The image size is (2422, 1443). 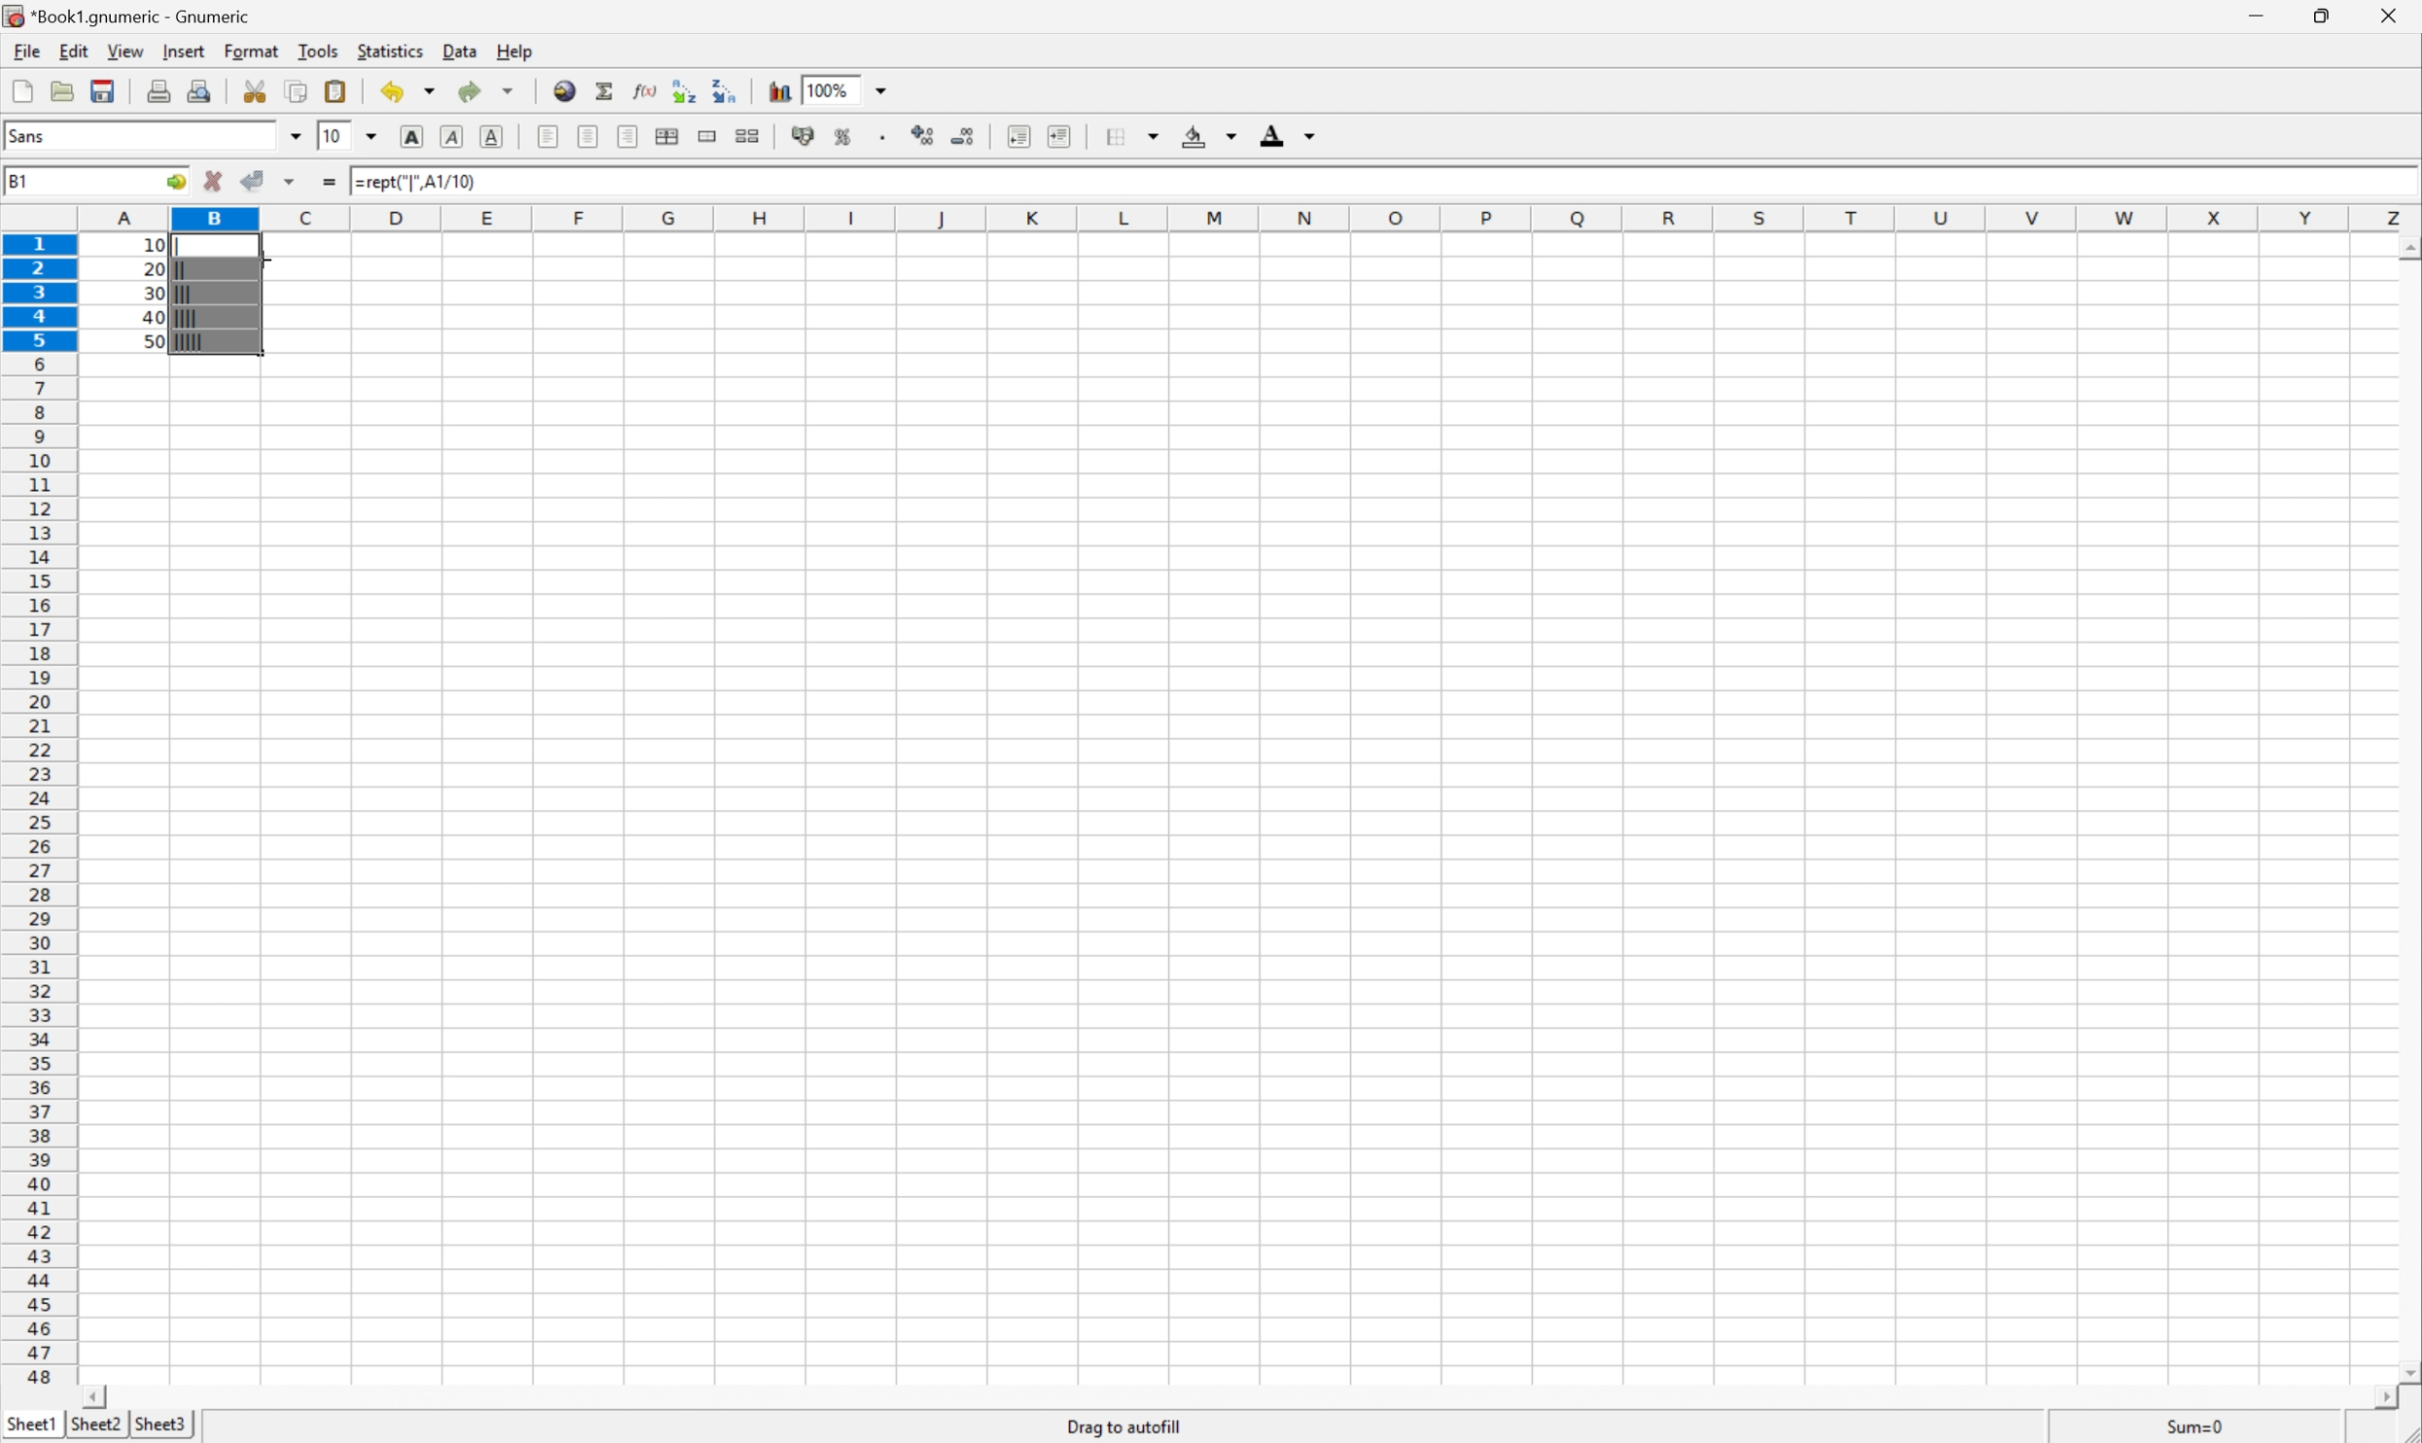 What do you see at coordinates (726, 89) in the screenshot?
I see `Sort the selected region in descending order based on the first column selected` at bounding box center [726, 89].